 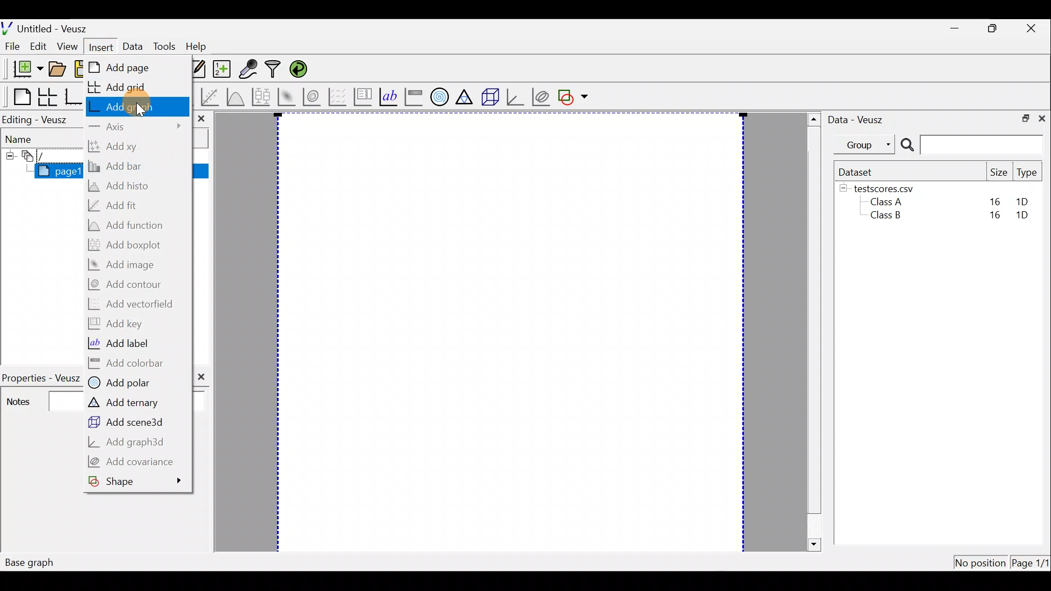 What do you see at coordinates (466, 96) in the screenshot?
I see `Ternary graph` at bounding box center [466, 96].